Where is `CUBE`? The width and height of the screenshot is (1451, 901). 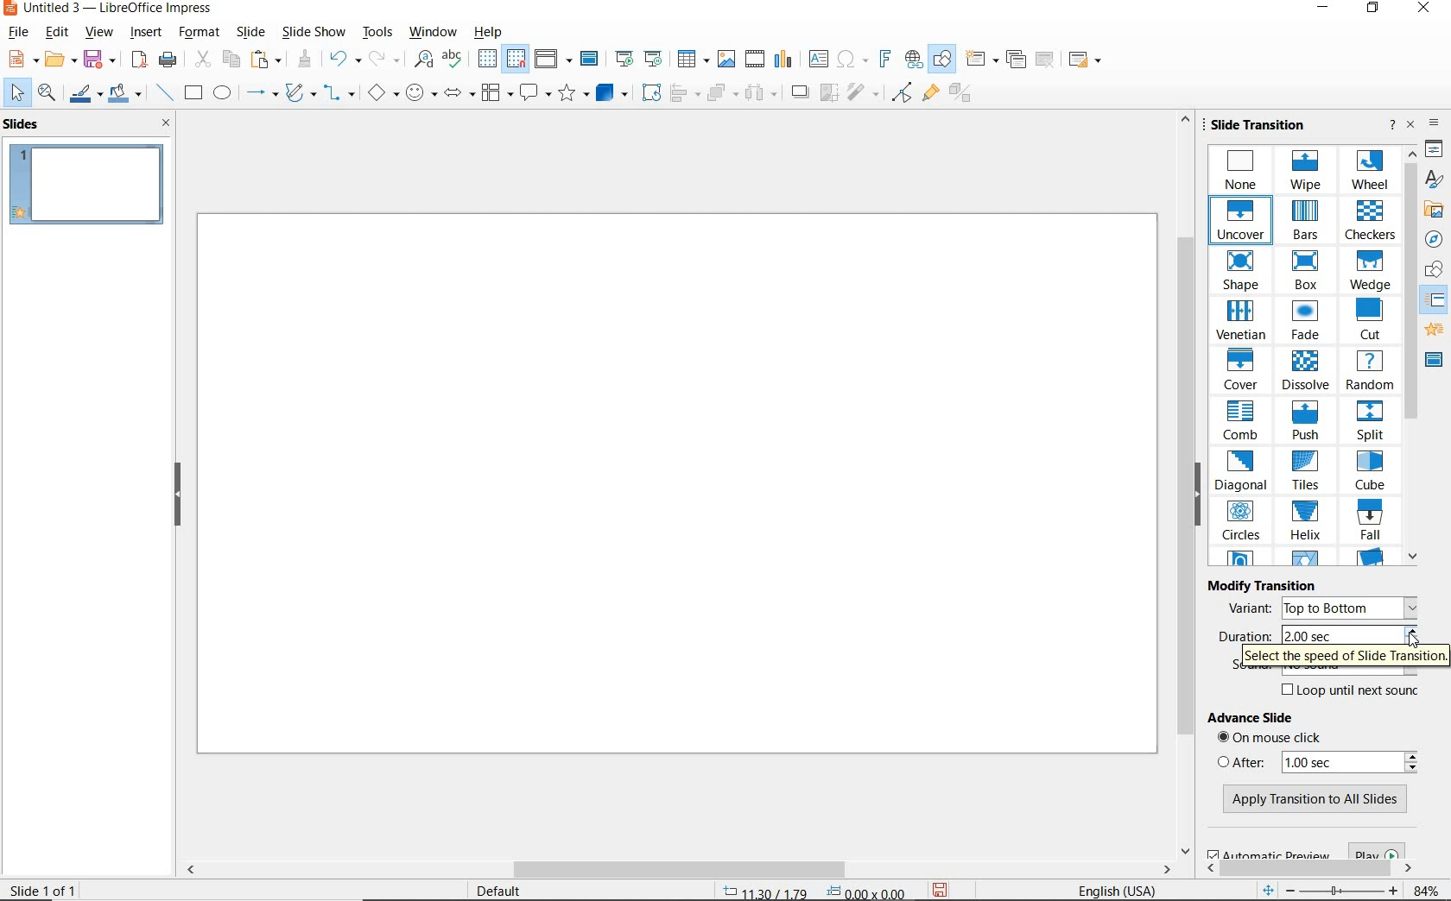 CUBE is located at coordinates (1368, 471).